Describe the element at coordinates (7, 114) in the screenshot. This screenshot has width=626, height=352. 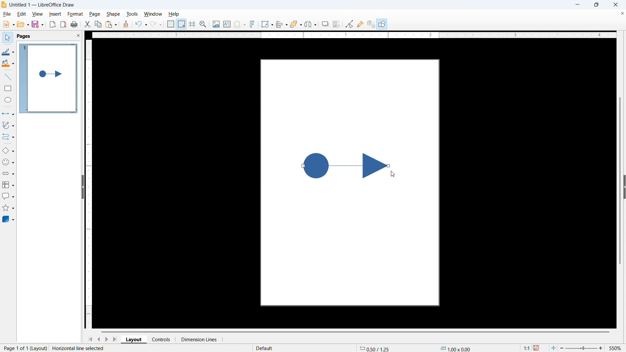
I see `lline with circle end selected` at that location.